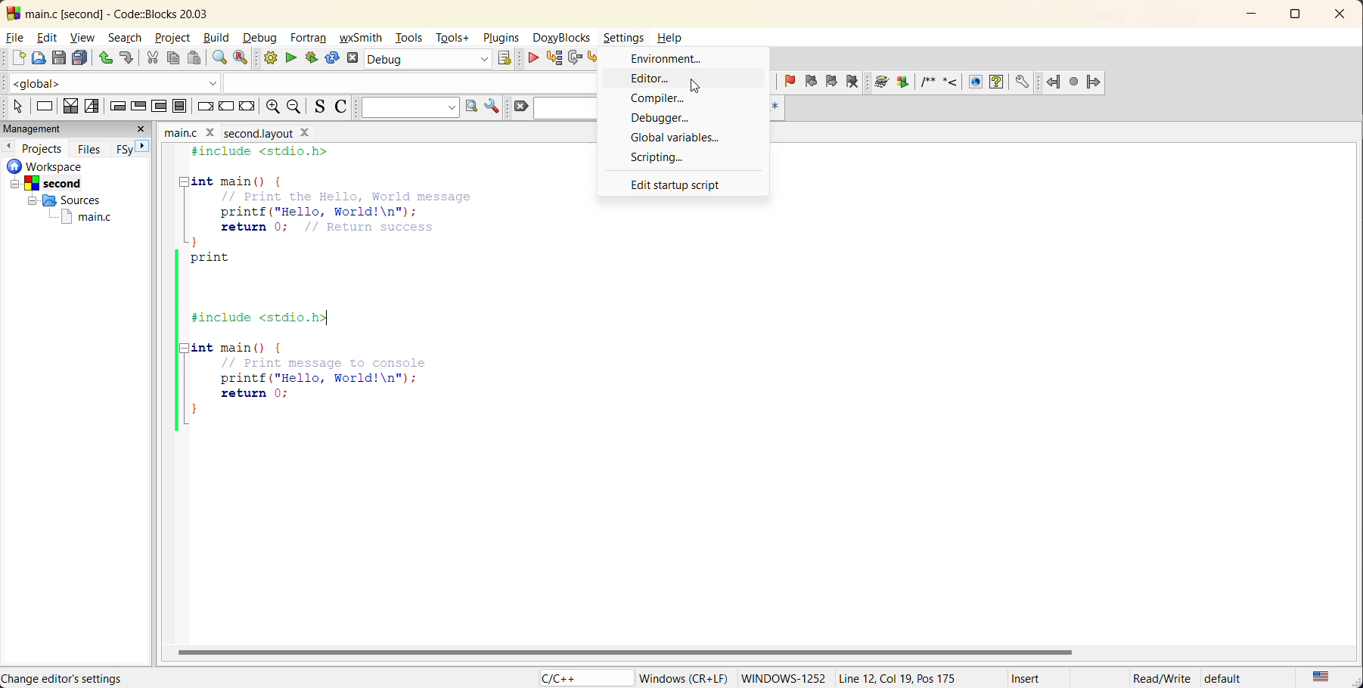 The image size is (1363, 688). What do you see at coordinates (1250, 15) in the screenshot?
I see `minimize` at bounding box center [1250, 15].